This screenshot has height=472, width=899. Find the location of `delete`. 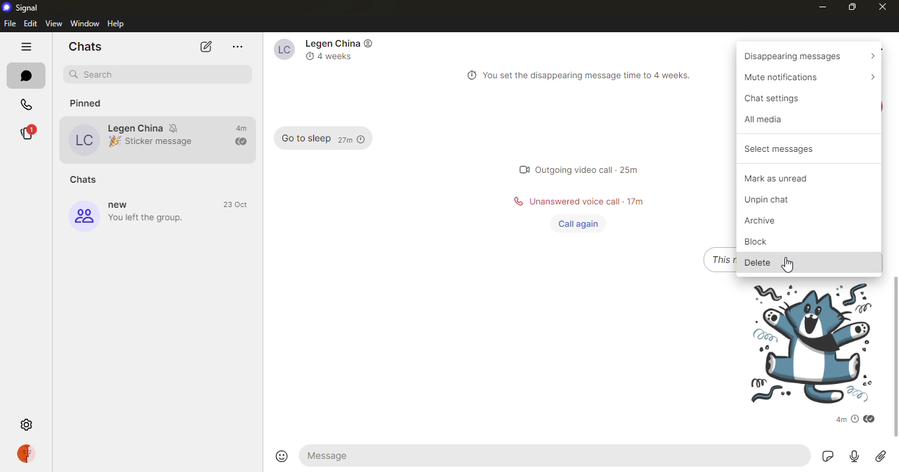

delete is located at coordinates (755, 262).